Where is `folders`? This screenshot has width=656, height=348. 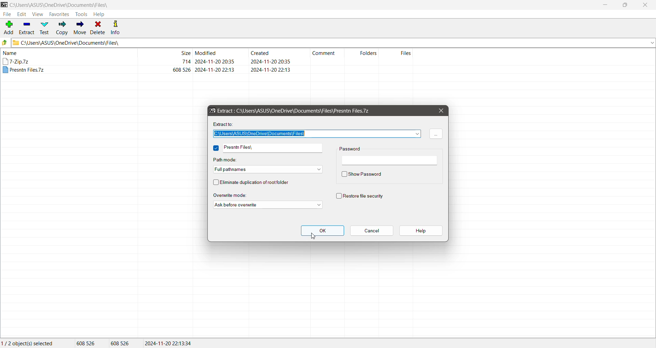 folders is located at coordinates (368, 53).